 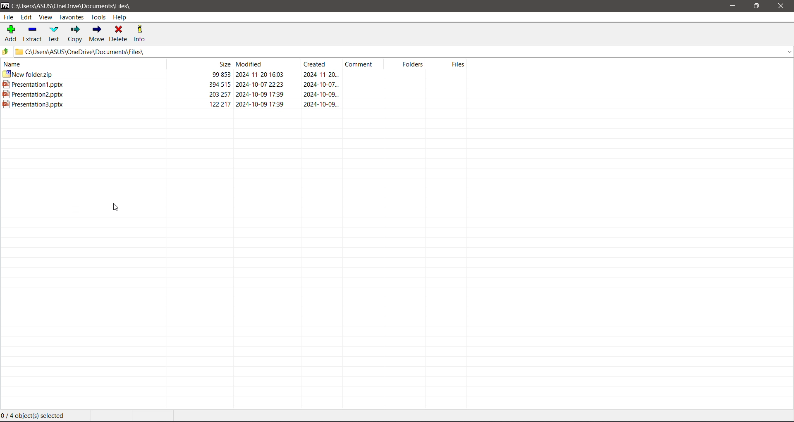 What do you see at coordinates (97, 34) in the screenshot?
I see `Move` at bounding box center [97, 34].